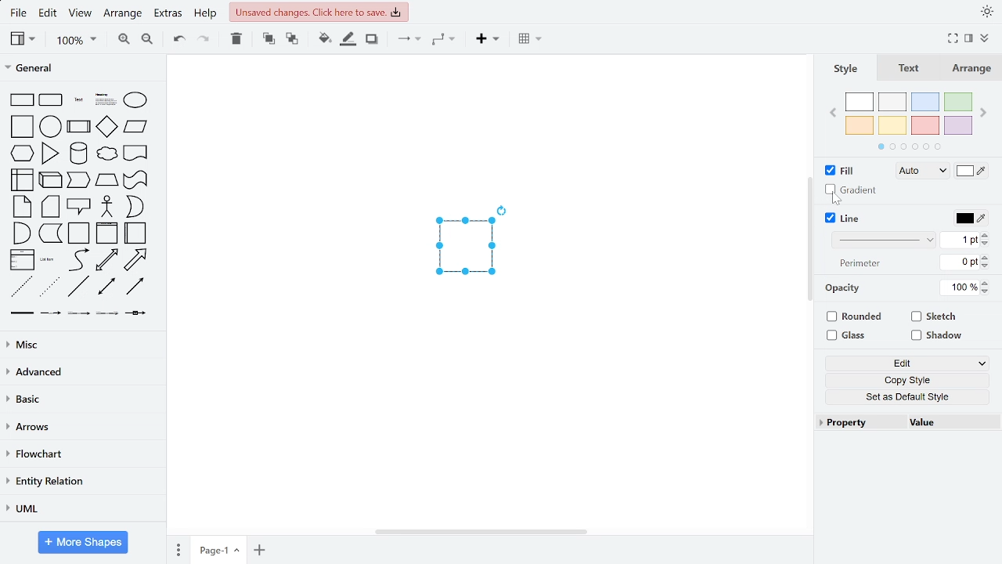 The height and width of the screenshot is (564, 1002). What do you see at coordinates (986, 114) in the screenshot?
I see `next` at bounding box center [986, 114].